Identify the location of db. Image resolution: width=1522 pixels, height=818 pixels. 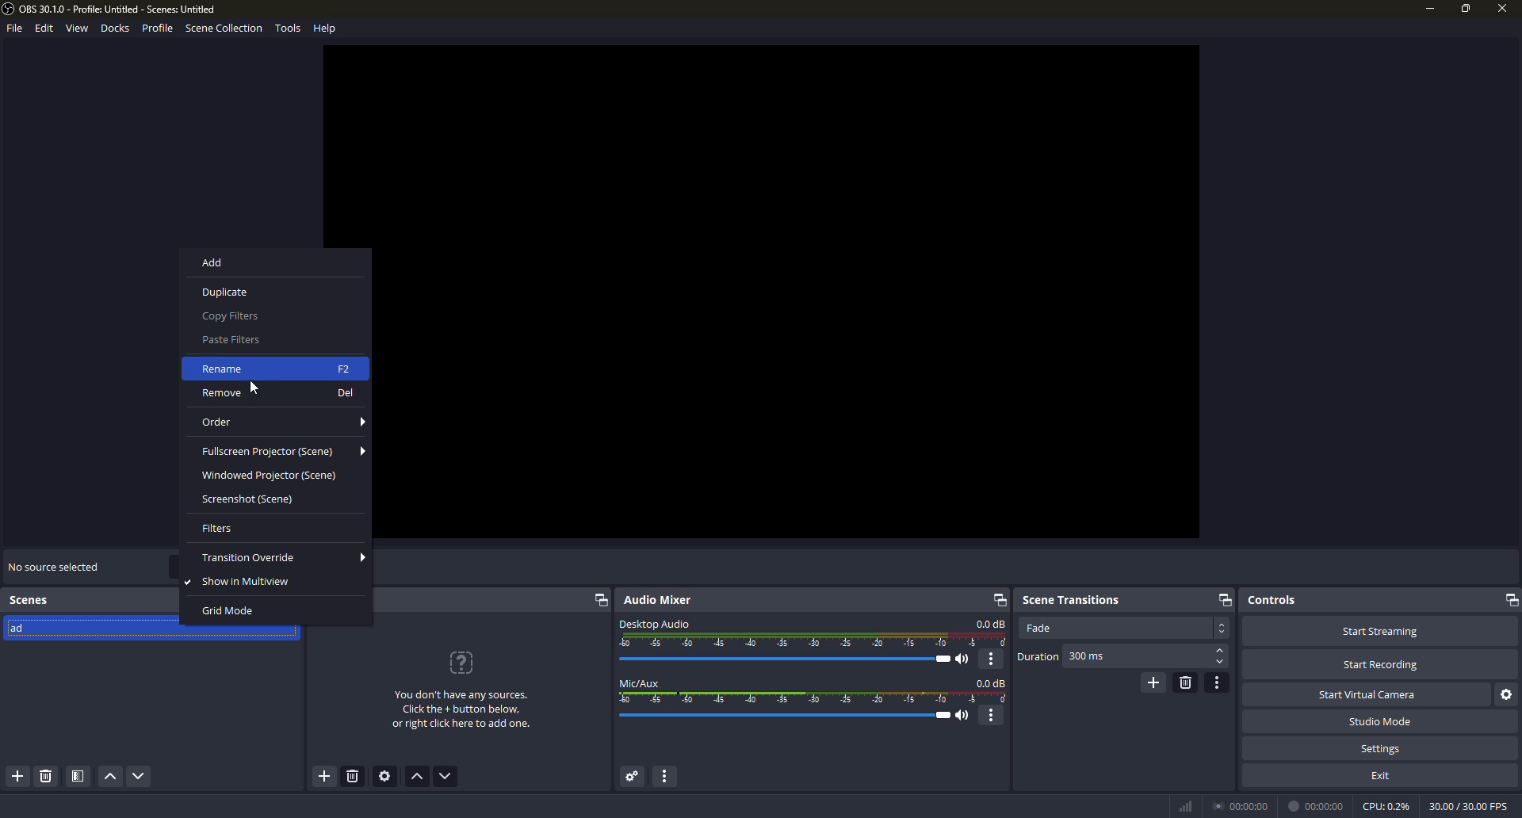
(992, 682).